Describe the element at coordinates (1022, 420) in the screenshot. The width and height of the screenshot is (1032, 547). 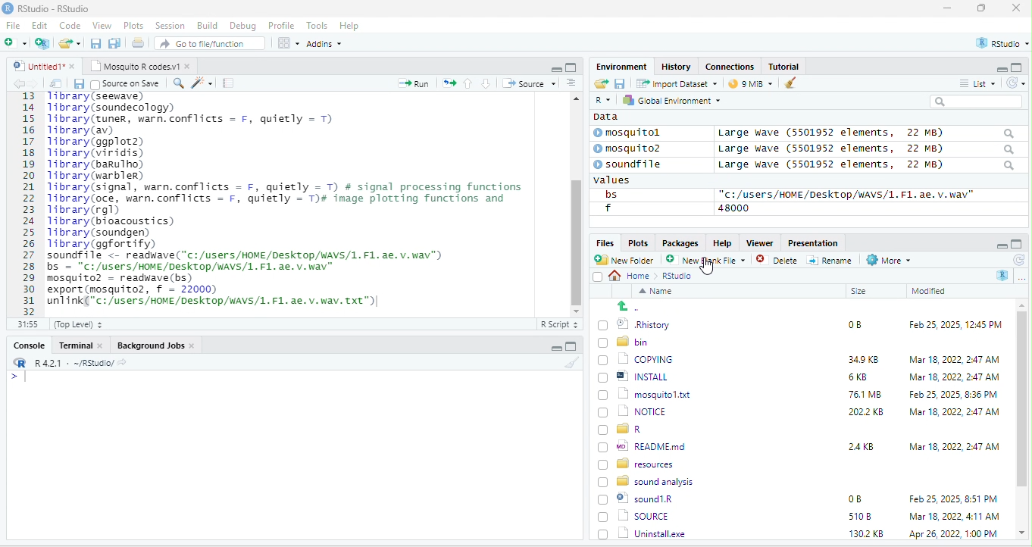
I see `scroll bar` at that location.